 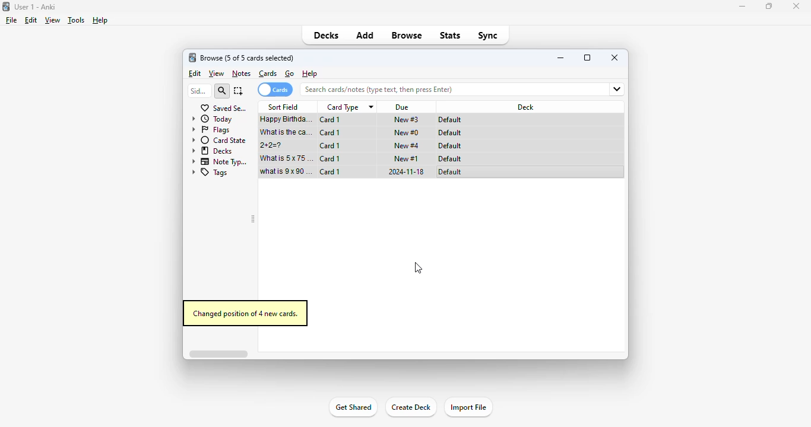 I want to click on import file, so click(x=468, y=407).